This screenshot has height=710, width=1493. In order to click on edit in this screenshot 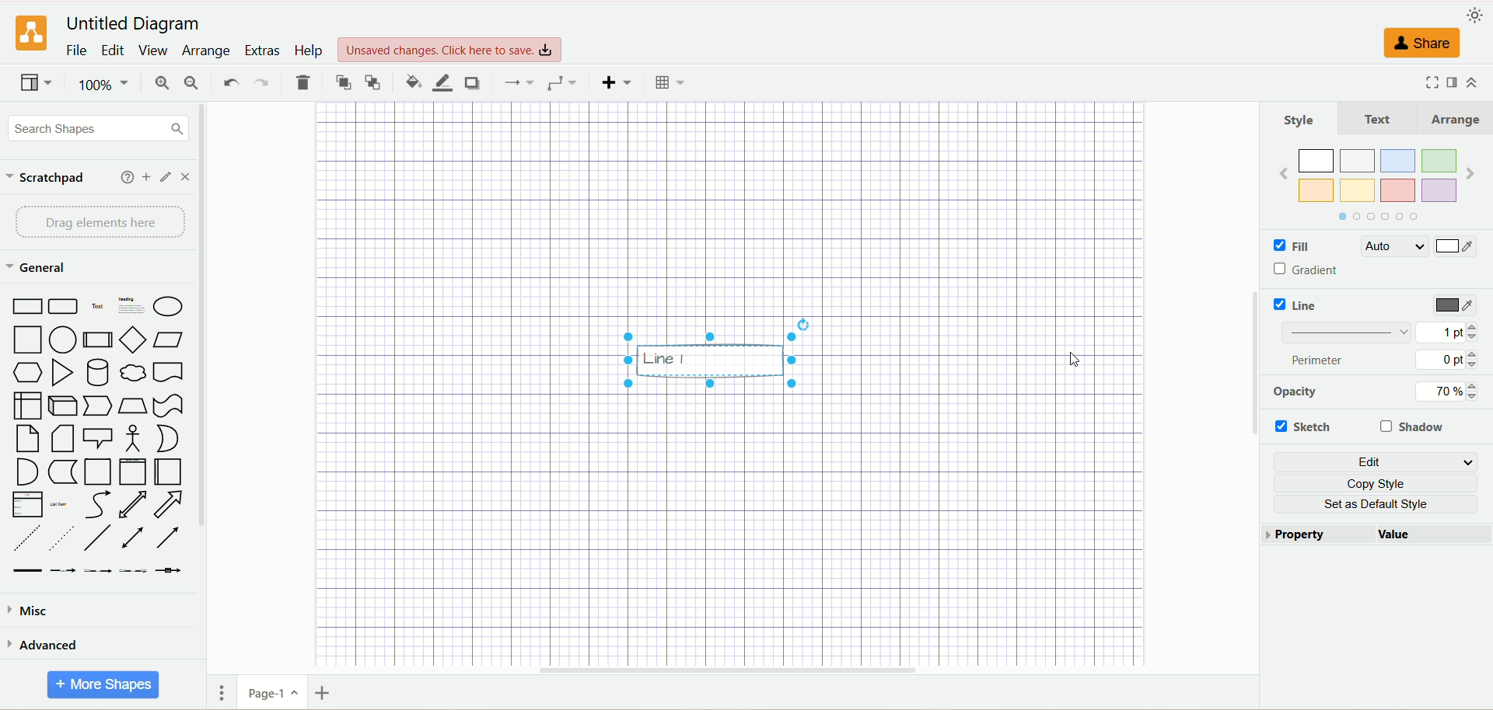, I will do `click(164, 177)`.